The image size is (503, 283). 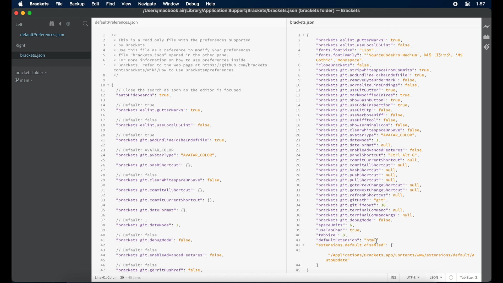 I want to click on show file in tree, so click(x=52, y=24).